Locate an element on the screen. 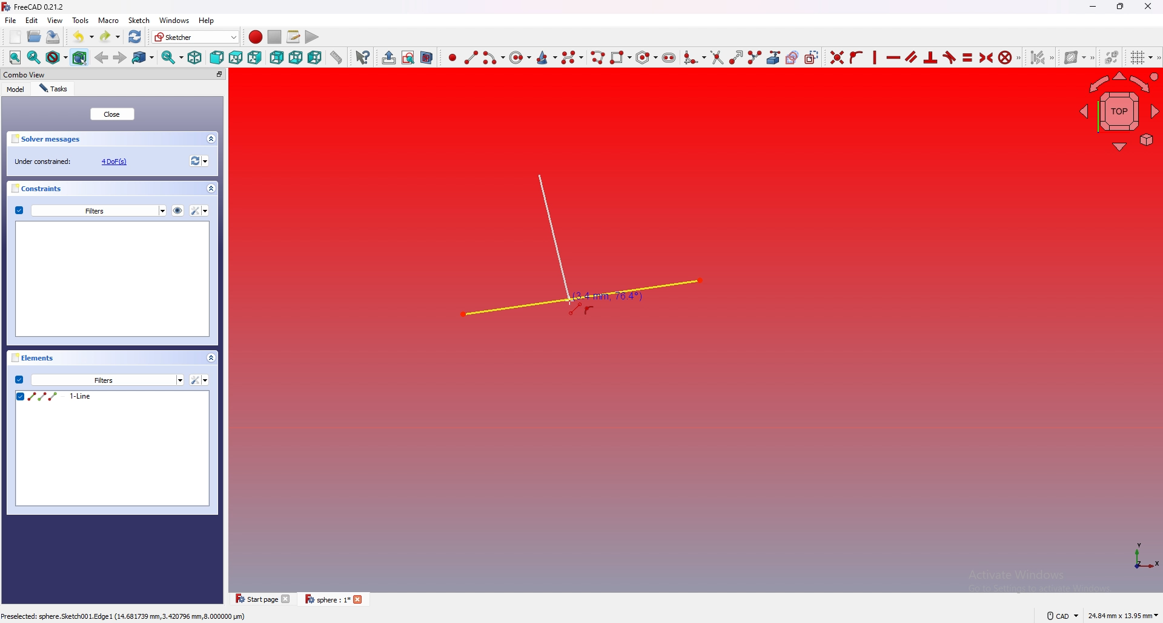  What's this? is located at coordinates (362, 57).